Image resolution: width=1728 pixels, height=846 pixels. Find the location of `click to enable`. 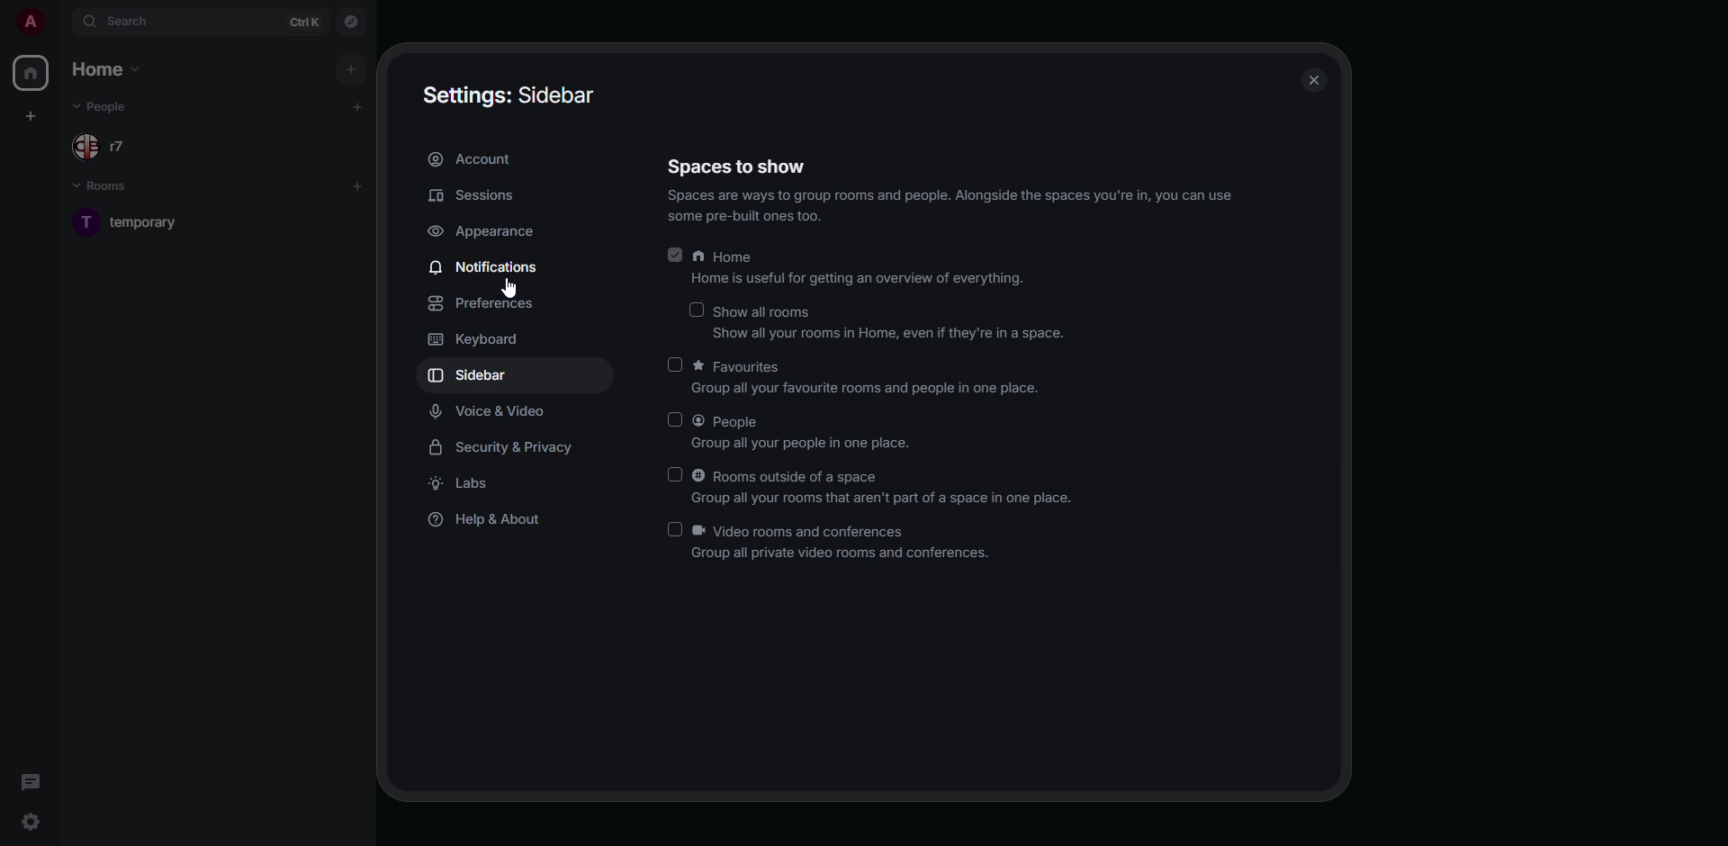

click to enable is located at coordinates (700, 308).